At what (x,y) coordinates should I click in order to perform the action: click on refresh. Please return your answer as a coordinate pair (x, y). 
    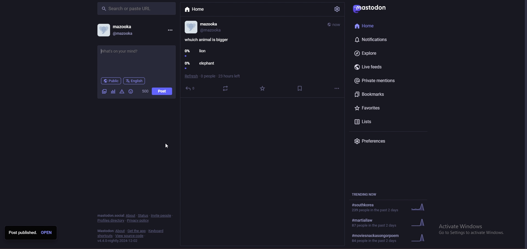
    Looking at the image, I should click on (191, 76).